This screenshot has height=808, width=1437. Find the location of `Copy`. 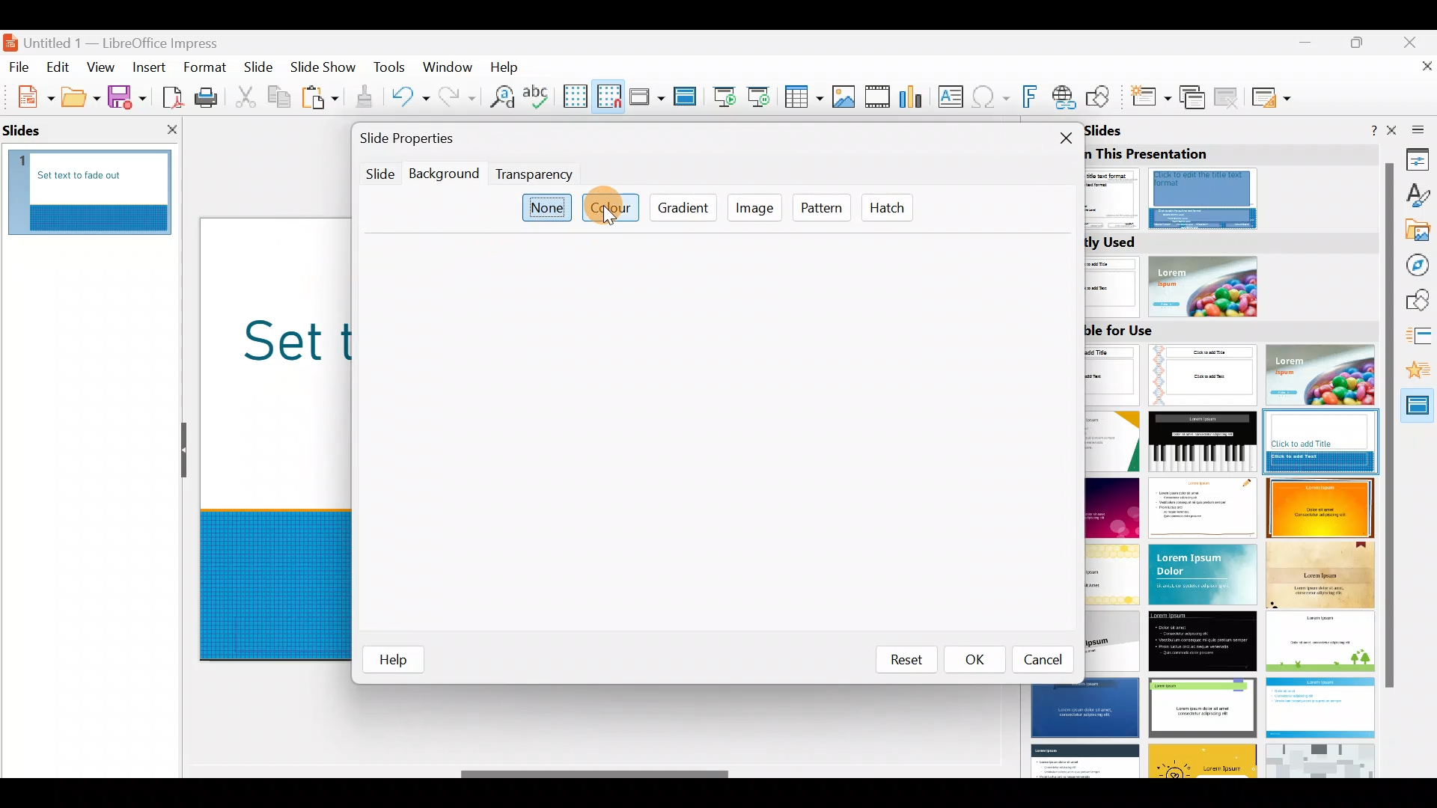

Copy is located at coordinates (278, 97).